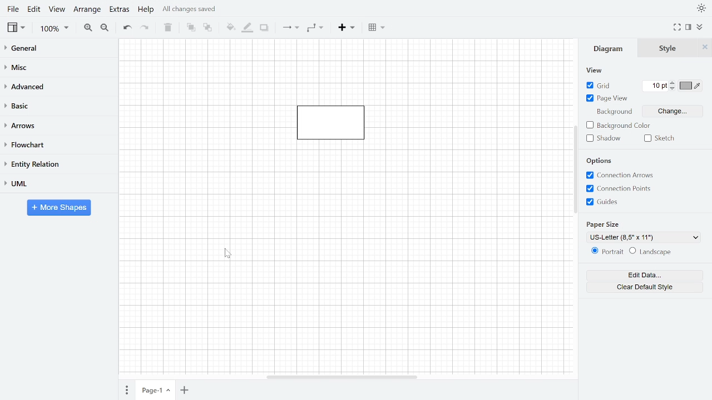 The image size is (712, 400). Describe the element at coordinates (146, 29) in the screenshot. I see `redo` at that location.